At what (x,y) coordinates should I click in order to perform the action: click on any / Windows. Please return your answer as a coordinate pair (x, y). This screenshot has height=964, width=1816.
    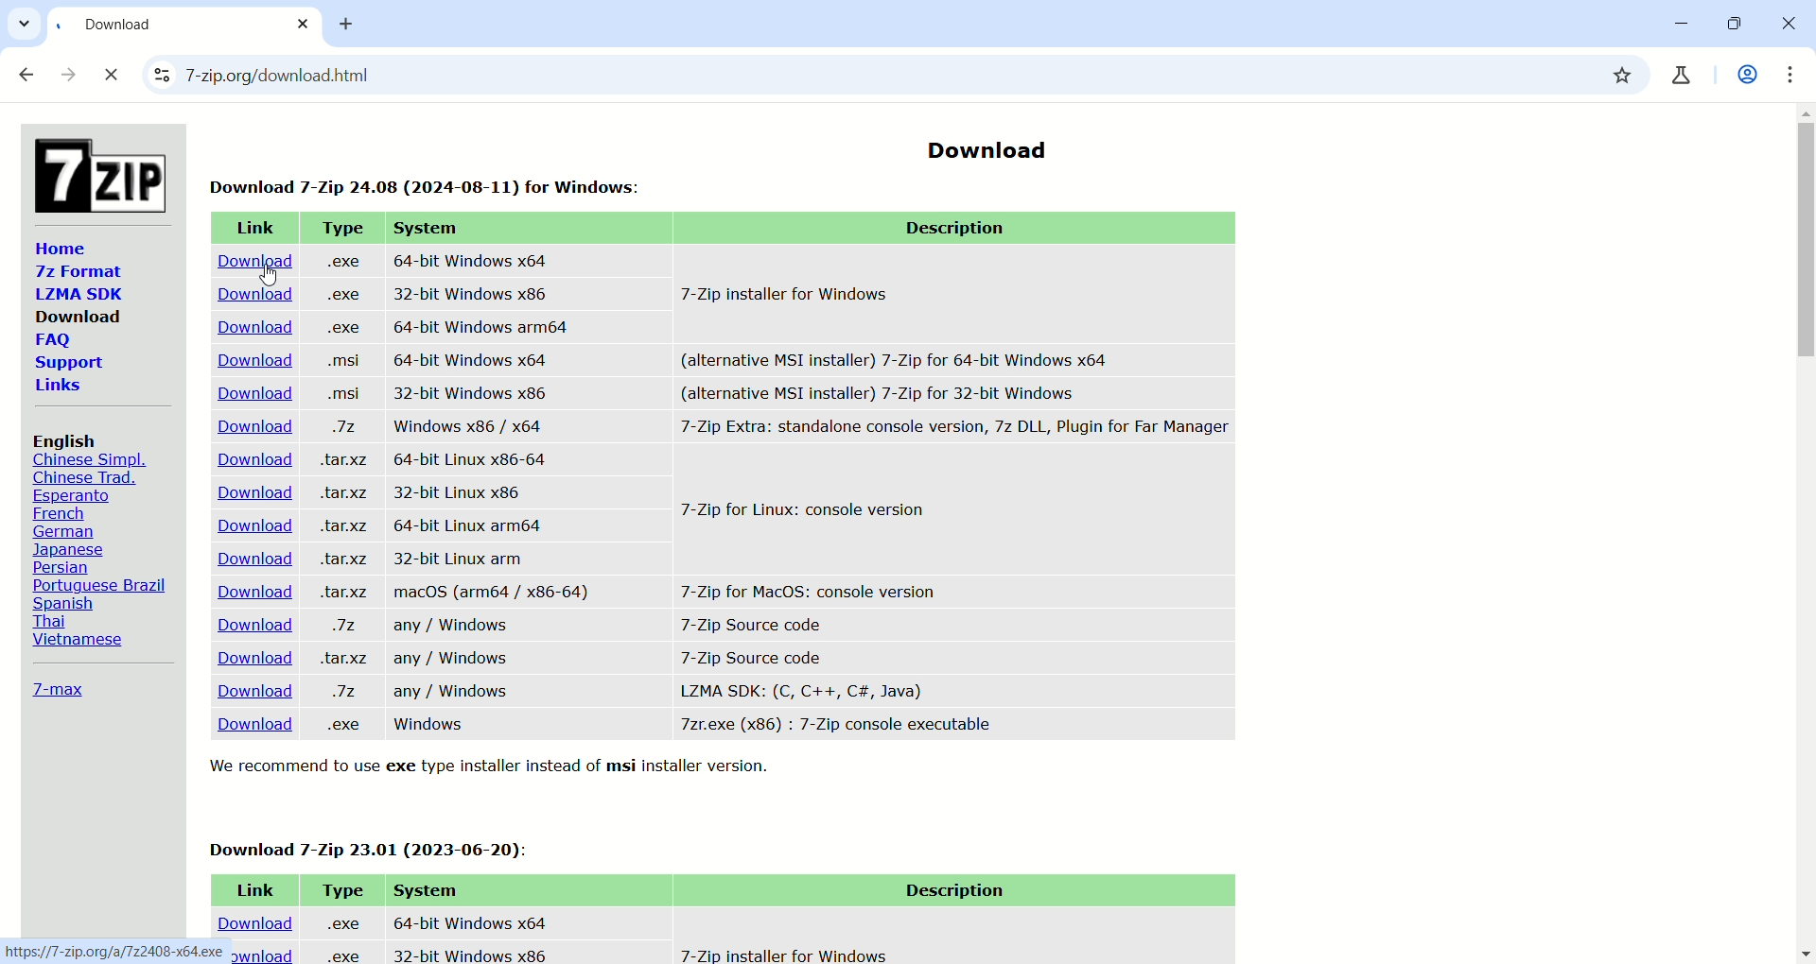
    Looking at the image, I should click on (454, 692).